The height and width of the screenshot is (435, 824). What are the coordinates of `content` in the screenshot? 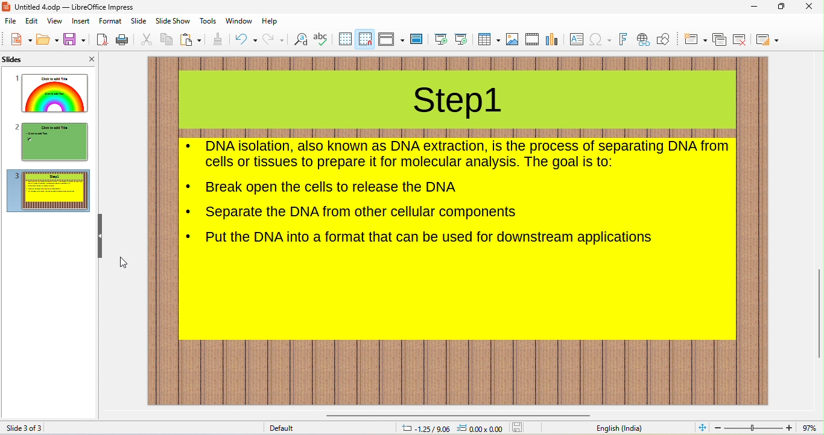 It's located at (332, 187).